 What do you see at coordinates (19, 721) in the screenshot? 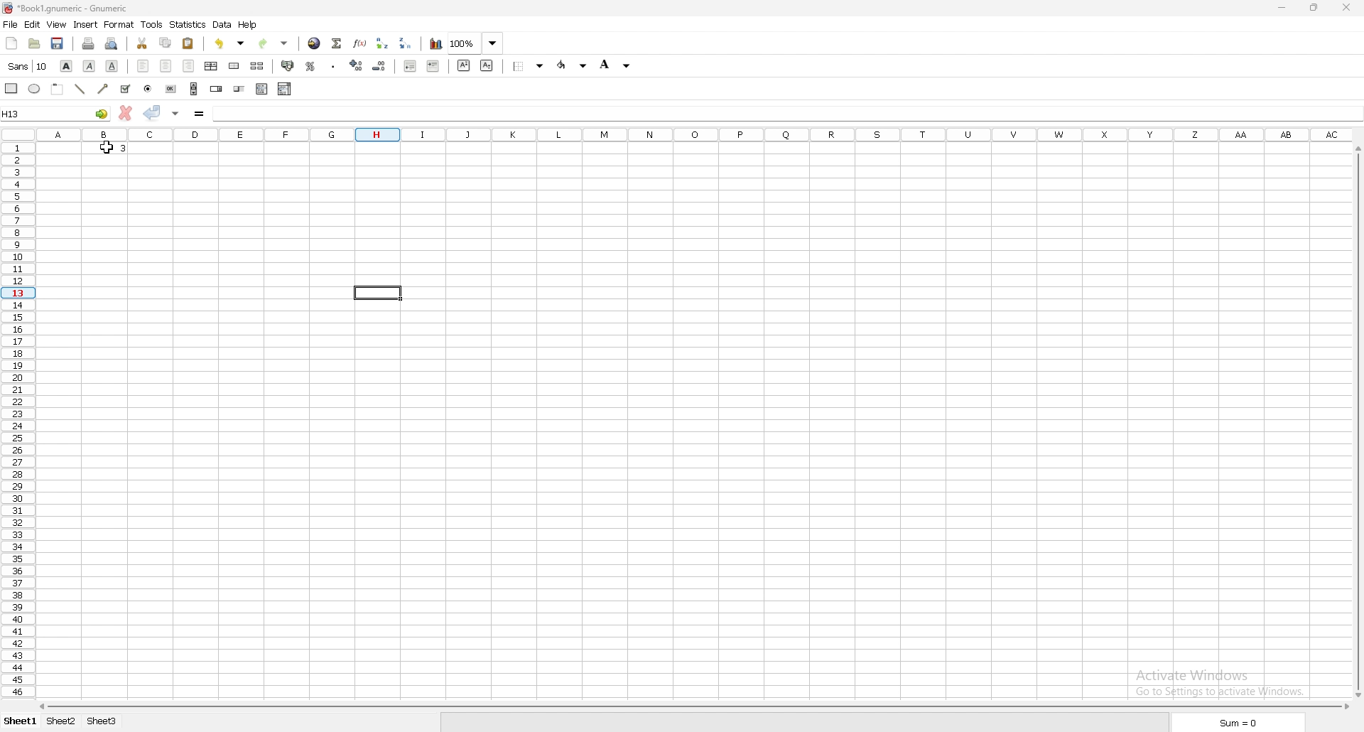
I see `sheet1` at bounding box center [19, 721].